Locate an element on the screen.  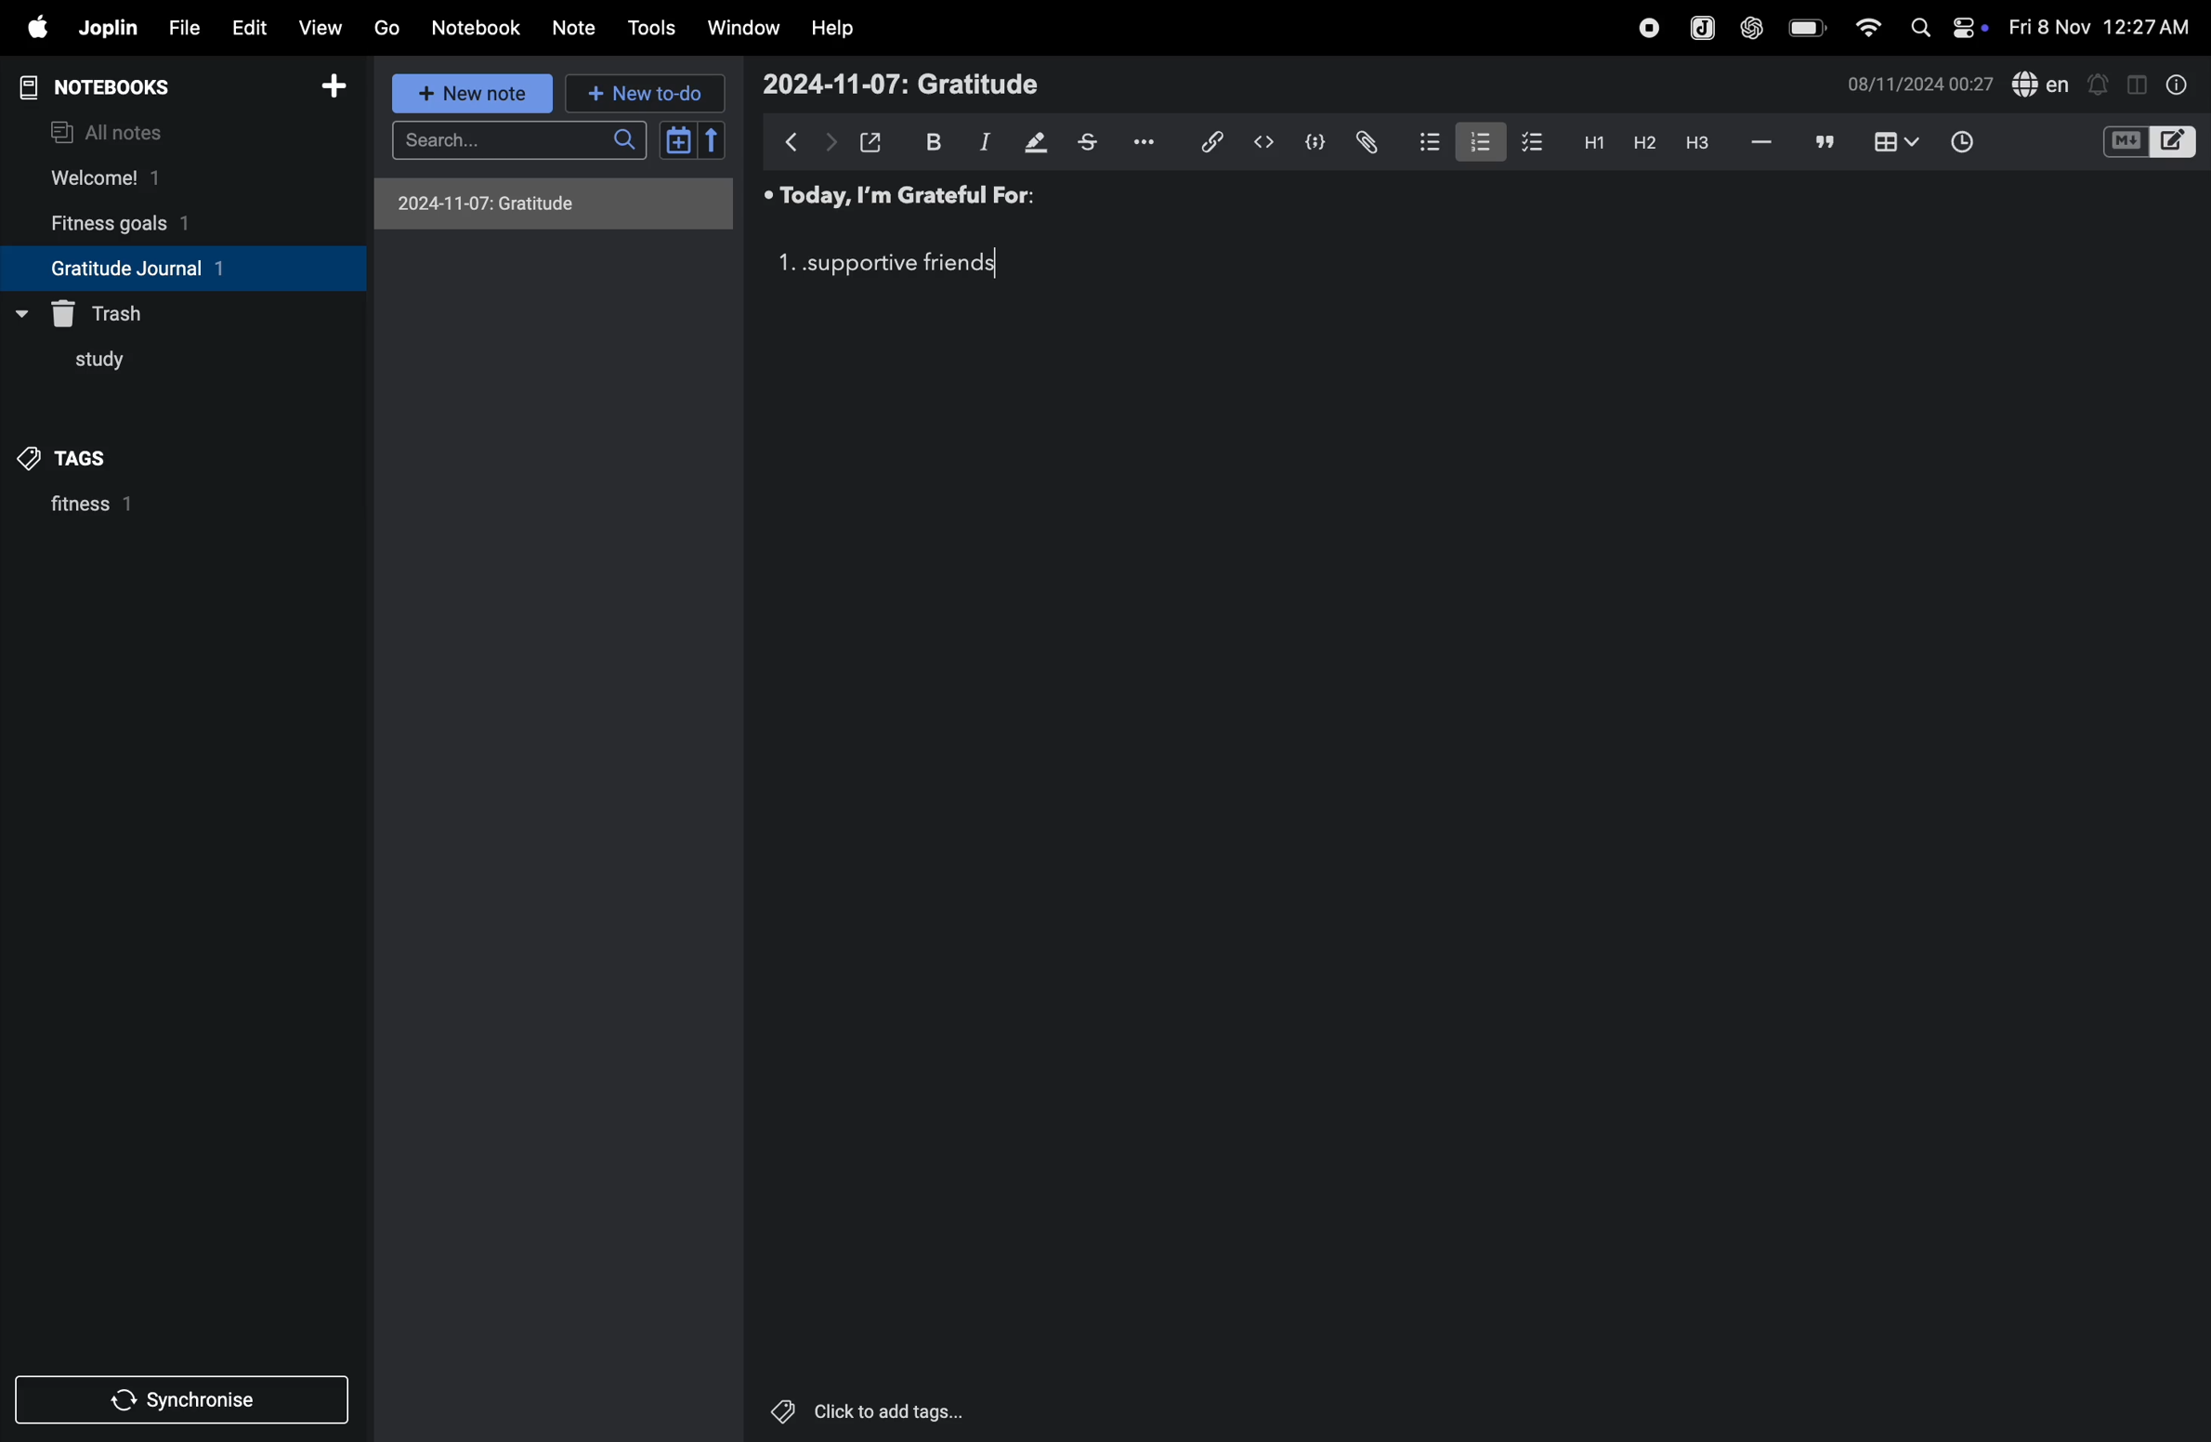
toogle editor is located at coordinates (2150, 145).